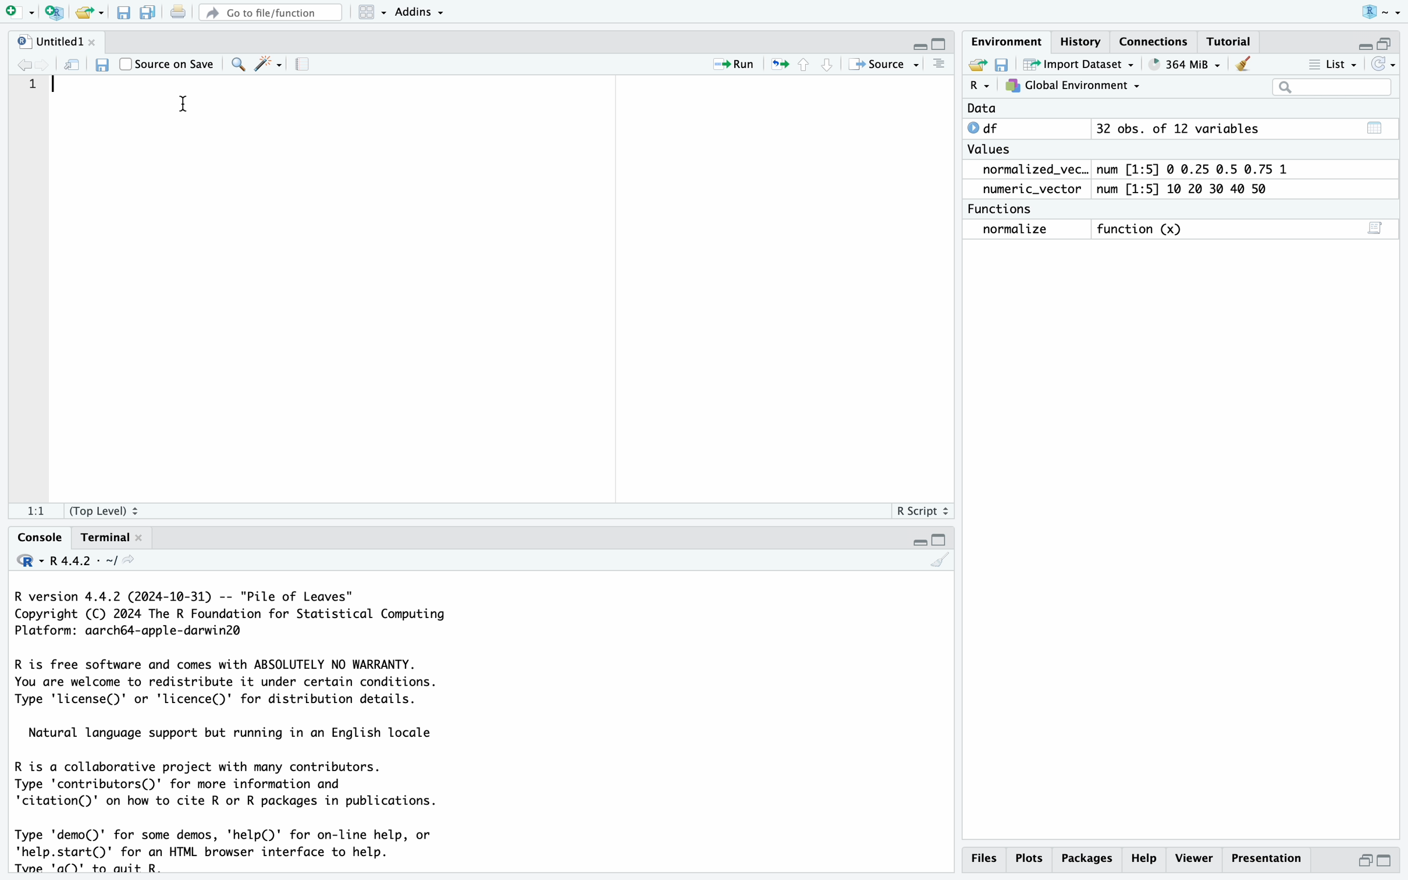 The height and width of the screenshot is (880, 1408). I want to click on Page, so click(303, 65).